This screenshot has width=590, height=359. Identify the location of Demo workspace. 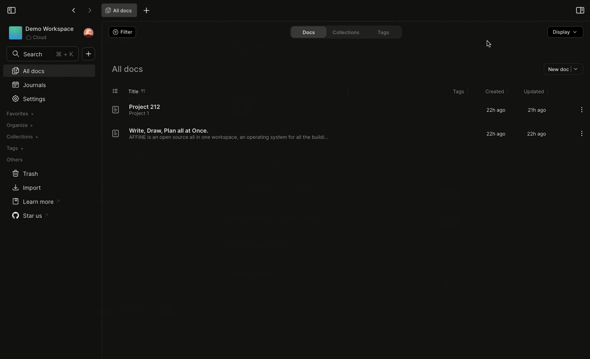
(41, 33).